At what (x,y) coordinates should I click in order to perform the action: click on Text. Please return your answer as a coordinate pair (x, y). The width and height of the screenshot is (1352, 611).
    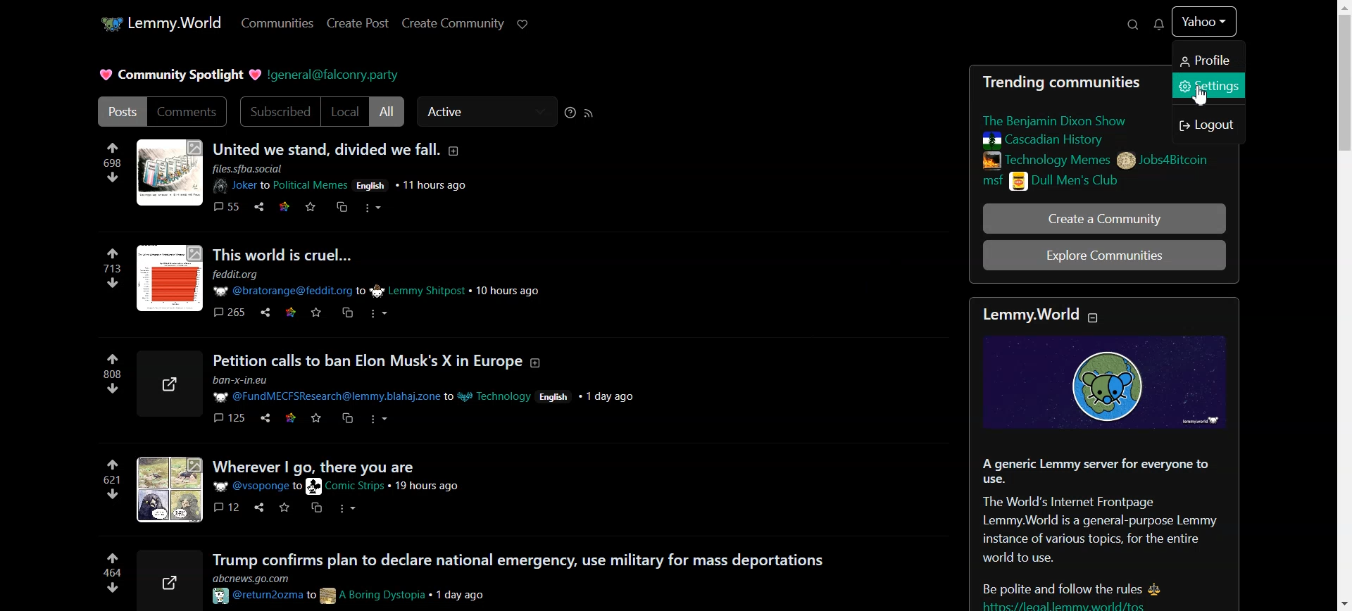
    Looking at the image, I should click on (179, 75).